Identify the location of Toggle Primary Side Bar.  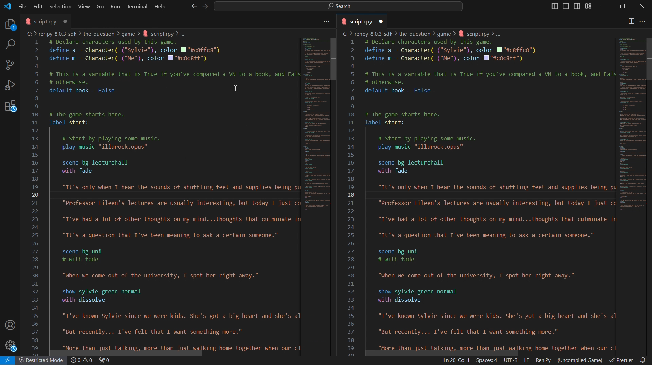
(551, 6).